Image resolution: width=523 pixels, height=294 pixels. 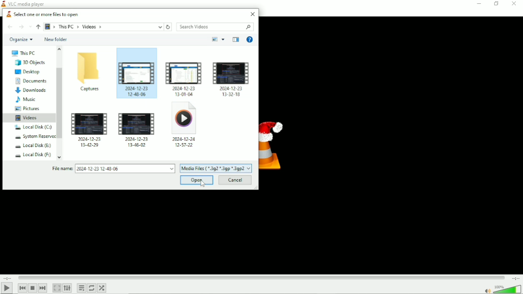 I want to click on Toggle between loop all, loop one and no loop, so click(x=91, y=288).